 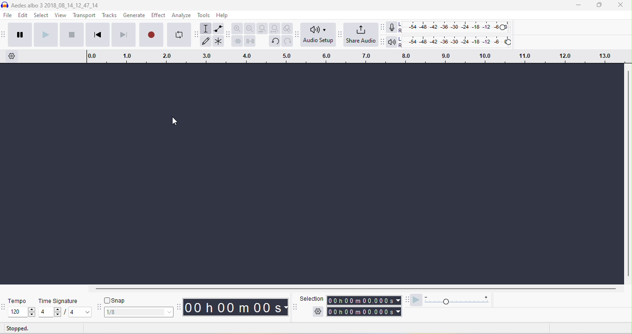 What do you see at coordinates (319, 35) in the screenshot?
I see `audio set up` at bounding box center [319, 35].